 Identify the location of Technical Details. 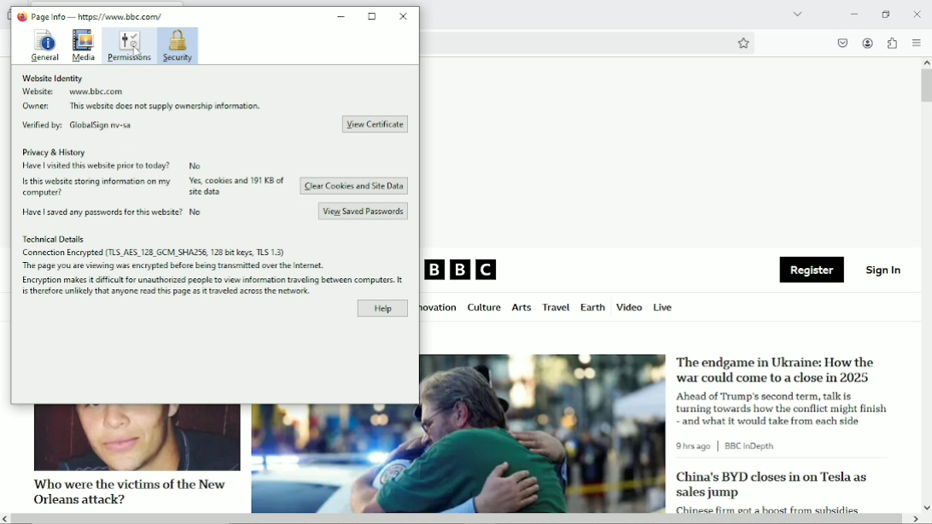
(58, 238).